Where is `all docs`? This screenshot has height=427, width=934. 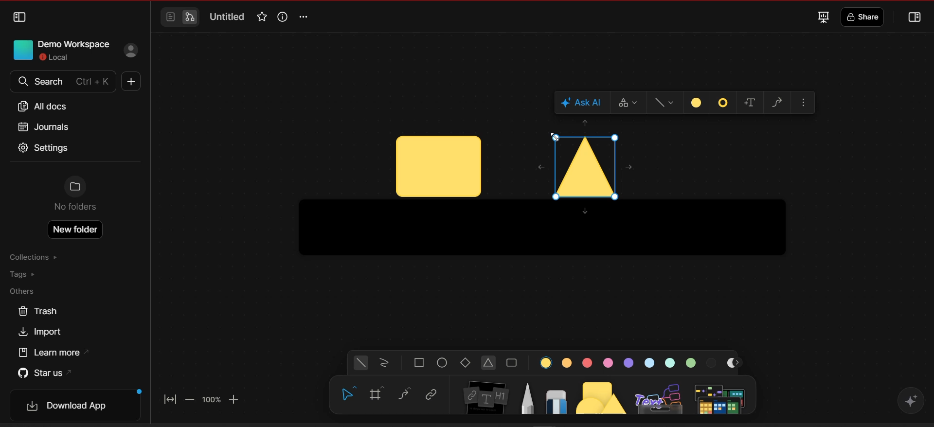 all docs is located at coordinates (46, 107).